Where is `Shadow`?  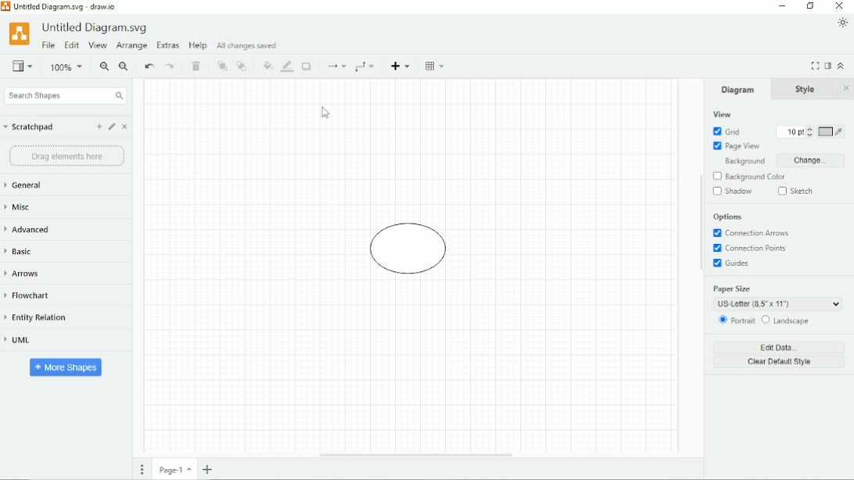 Shadow is located at coordinates (309, 66).